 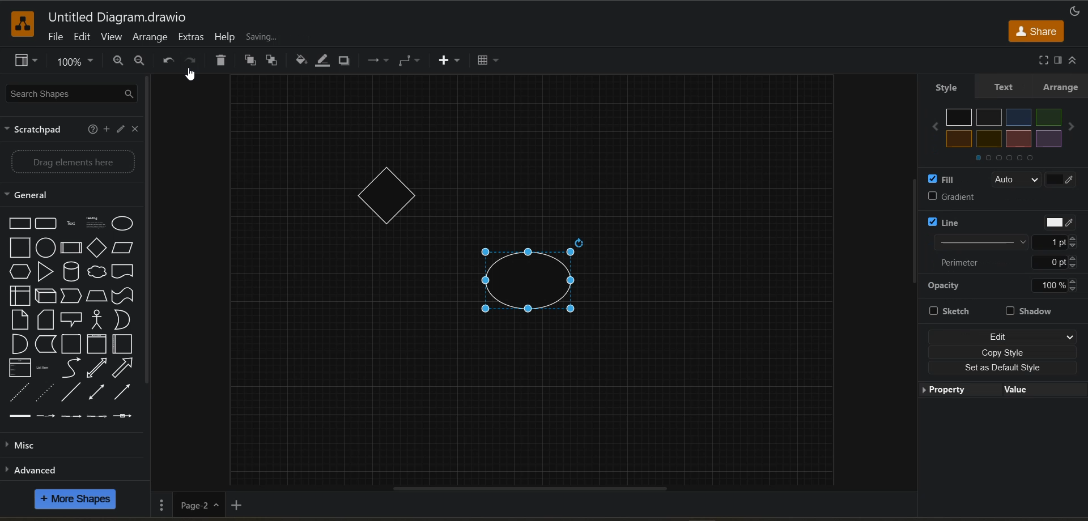 What do you see at coordinates (1003, 158) in the screenshot?
I see `next set of colors` at bounding box center [1003, 158].